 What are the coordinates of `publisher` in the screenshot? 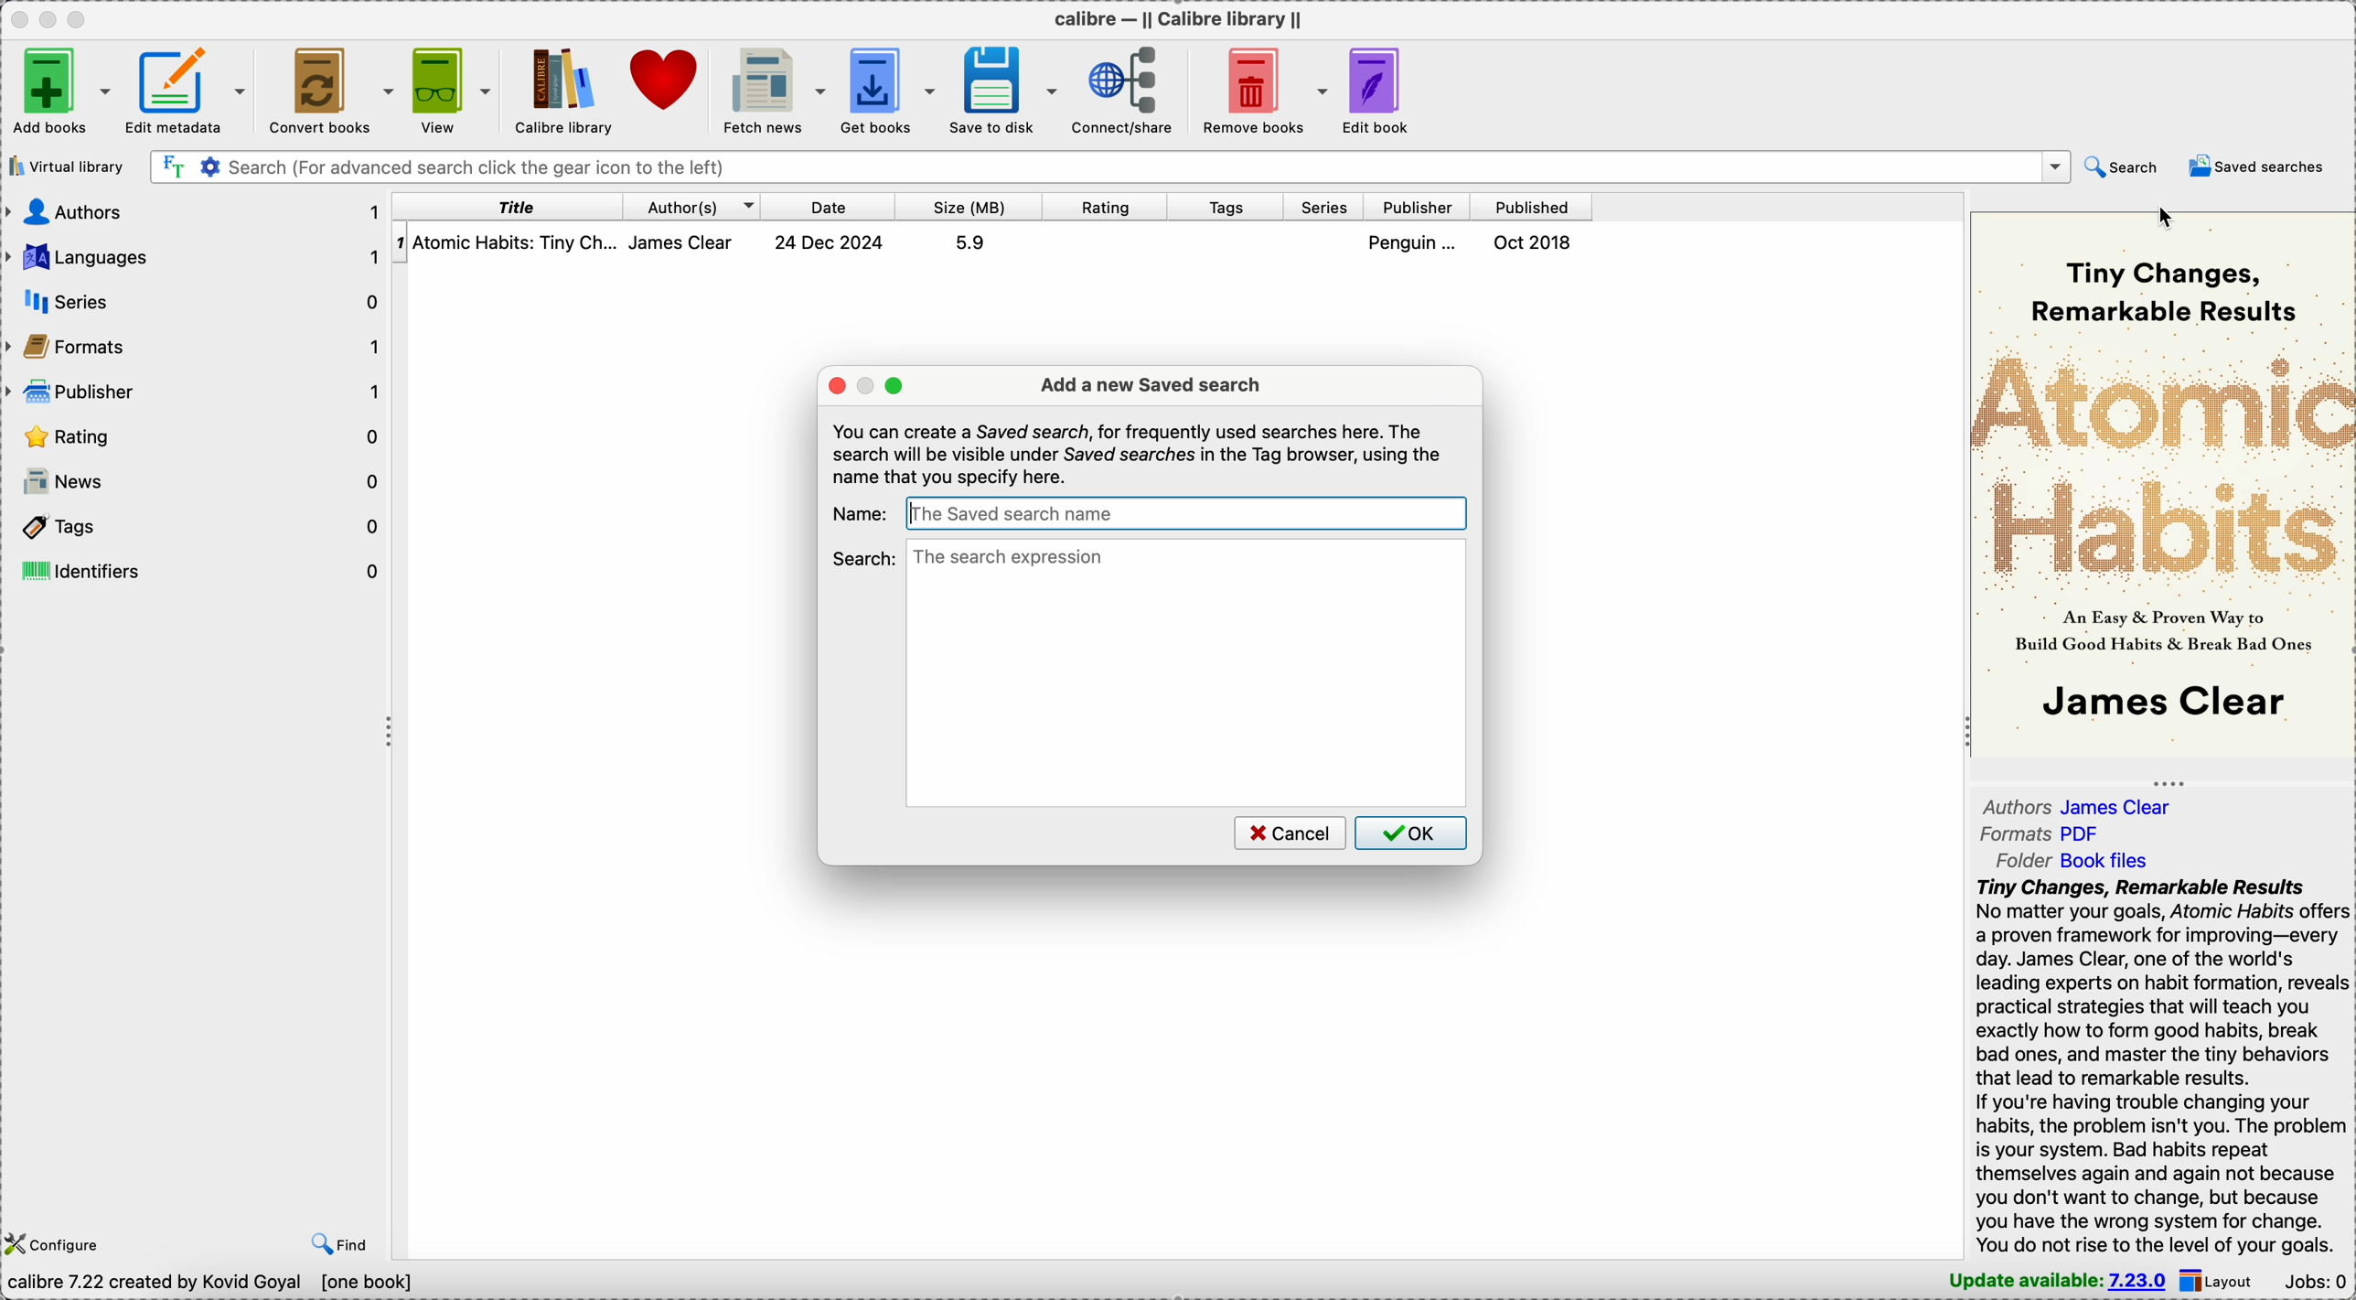 It's located at (195, 393).